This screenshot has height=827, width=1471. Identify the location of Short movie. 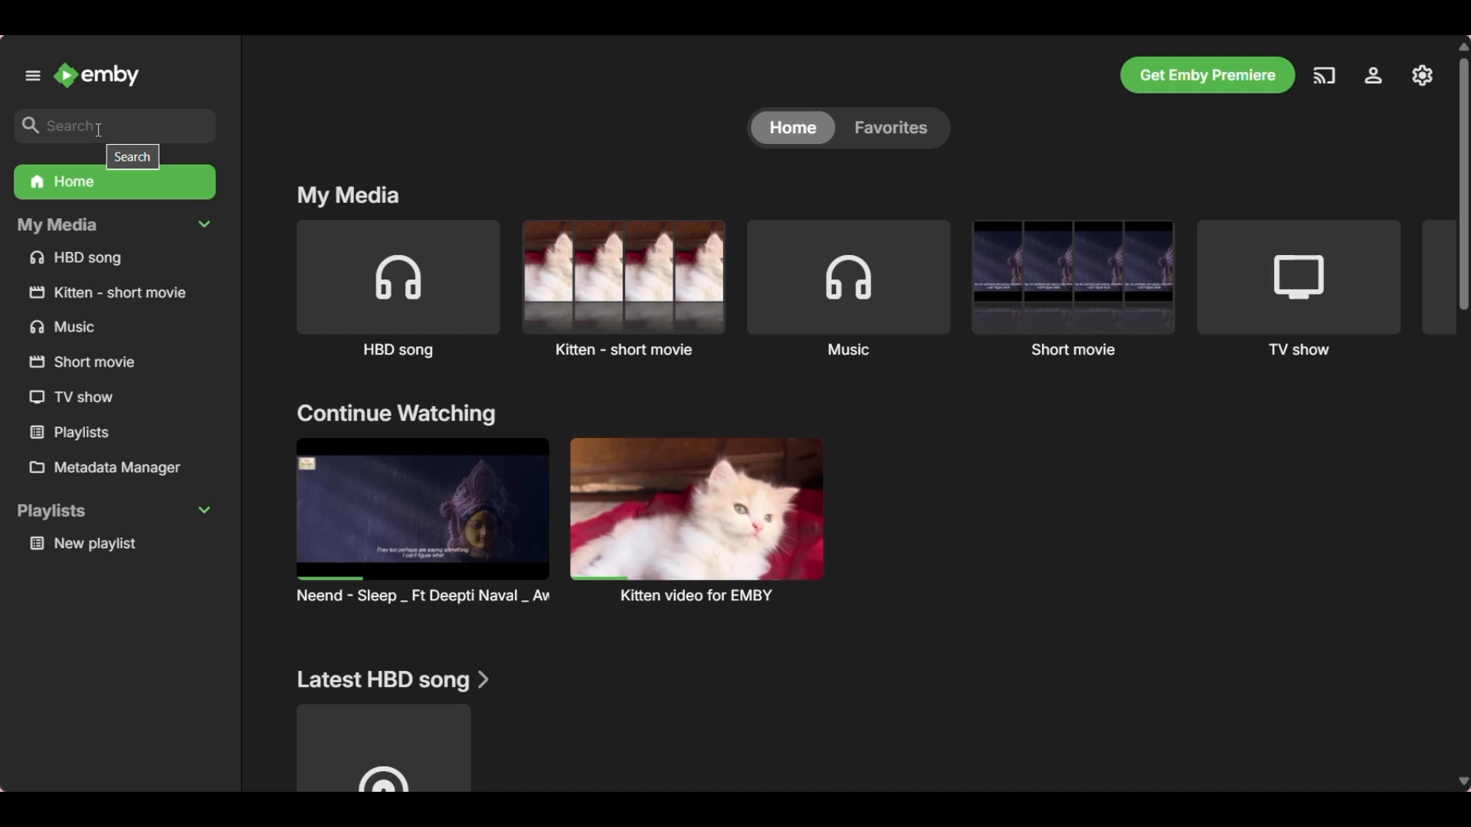
(1074, 287).